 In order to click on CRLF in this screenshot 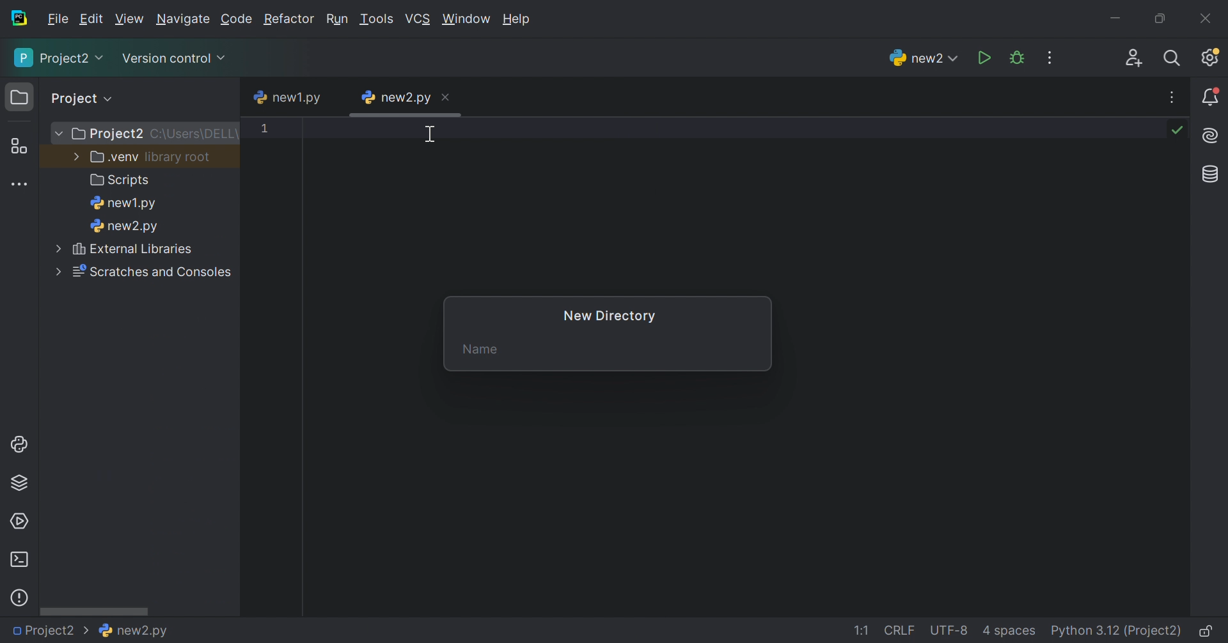, I will do `click(899, 630)`.